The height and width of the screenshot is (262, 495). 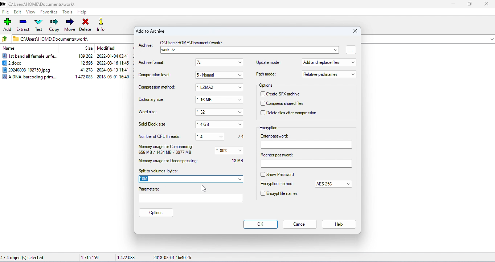 I want to click on drop down, so click(x=224, y=136).